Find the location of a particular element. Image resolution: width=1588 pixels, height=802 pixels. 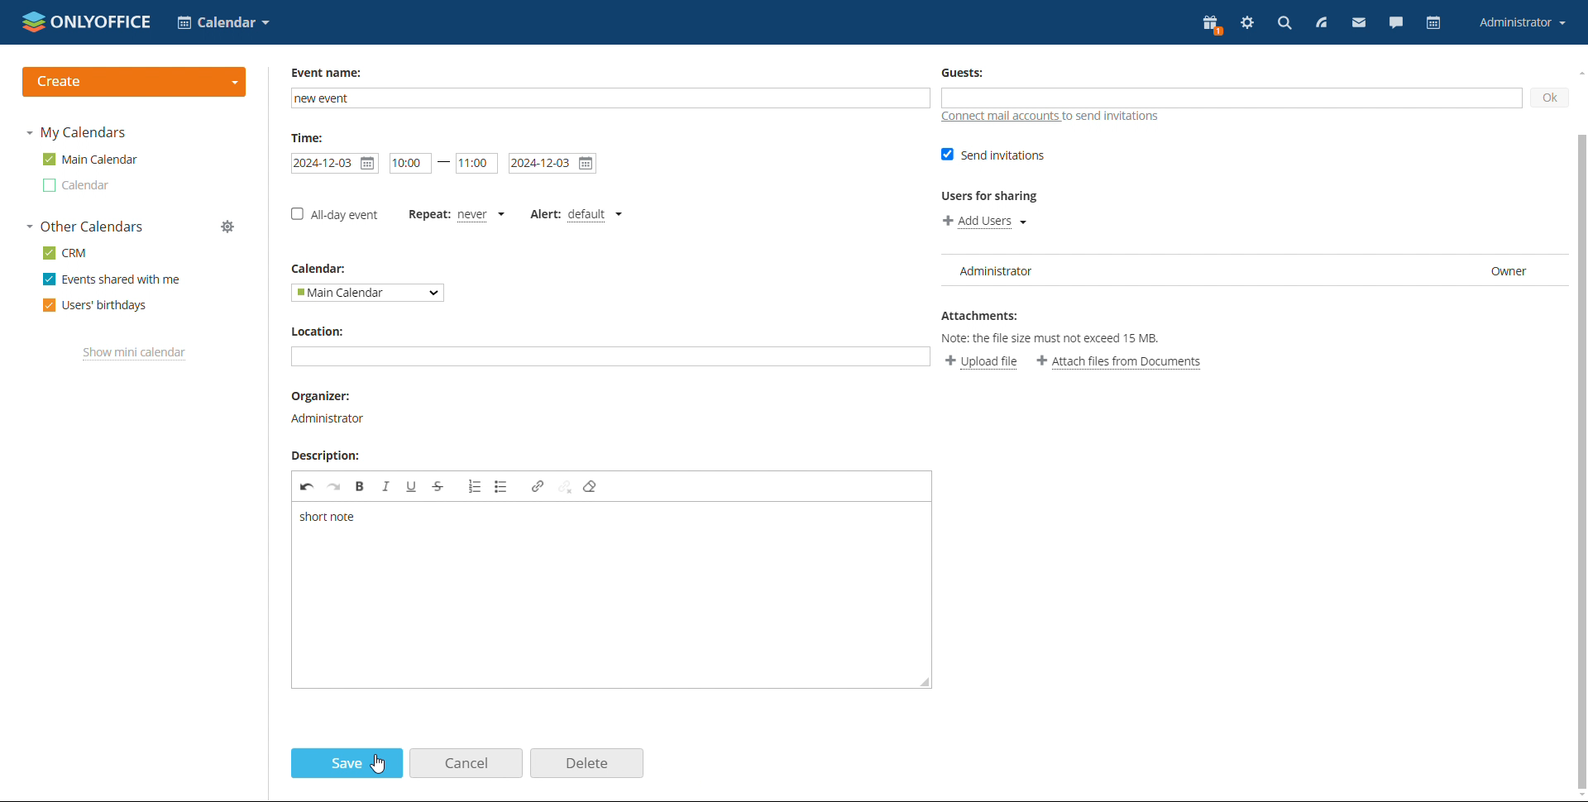

set repetition is located at coordinates (454, 214).